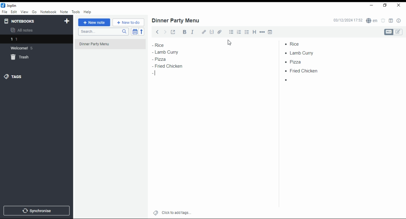  I want to click on dinner party menu, so click(176, 21).